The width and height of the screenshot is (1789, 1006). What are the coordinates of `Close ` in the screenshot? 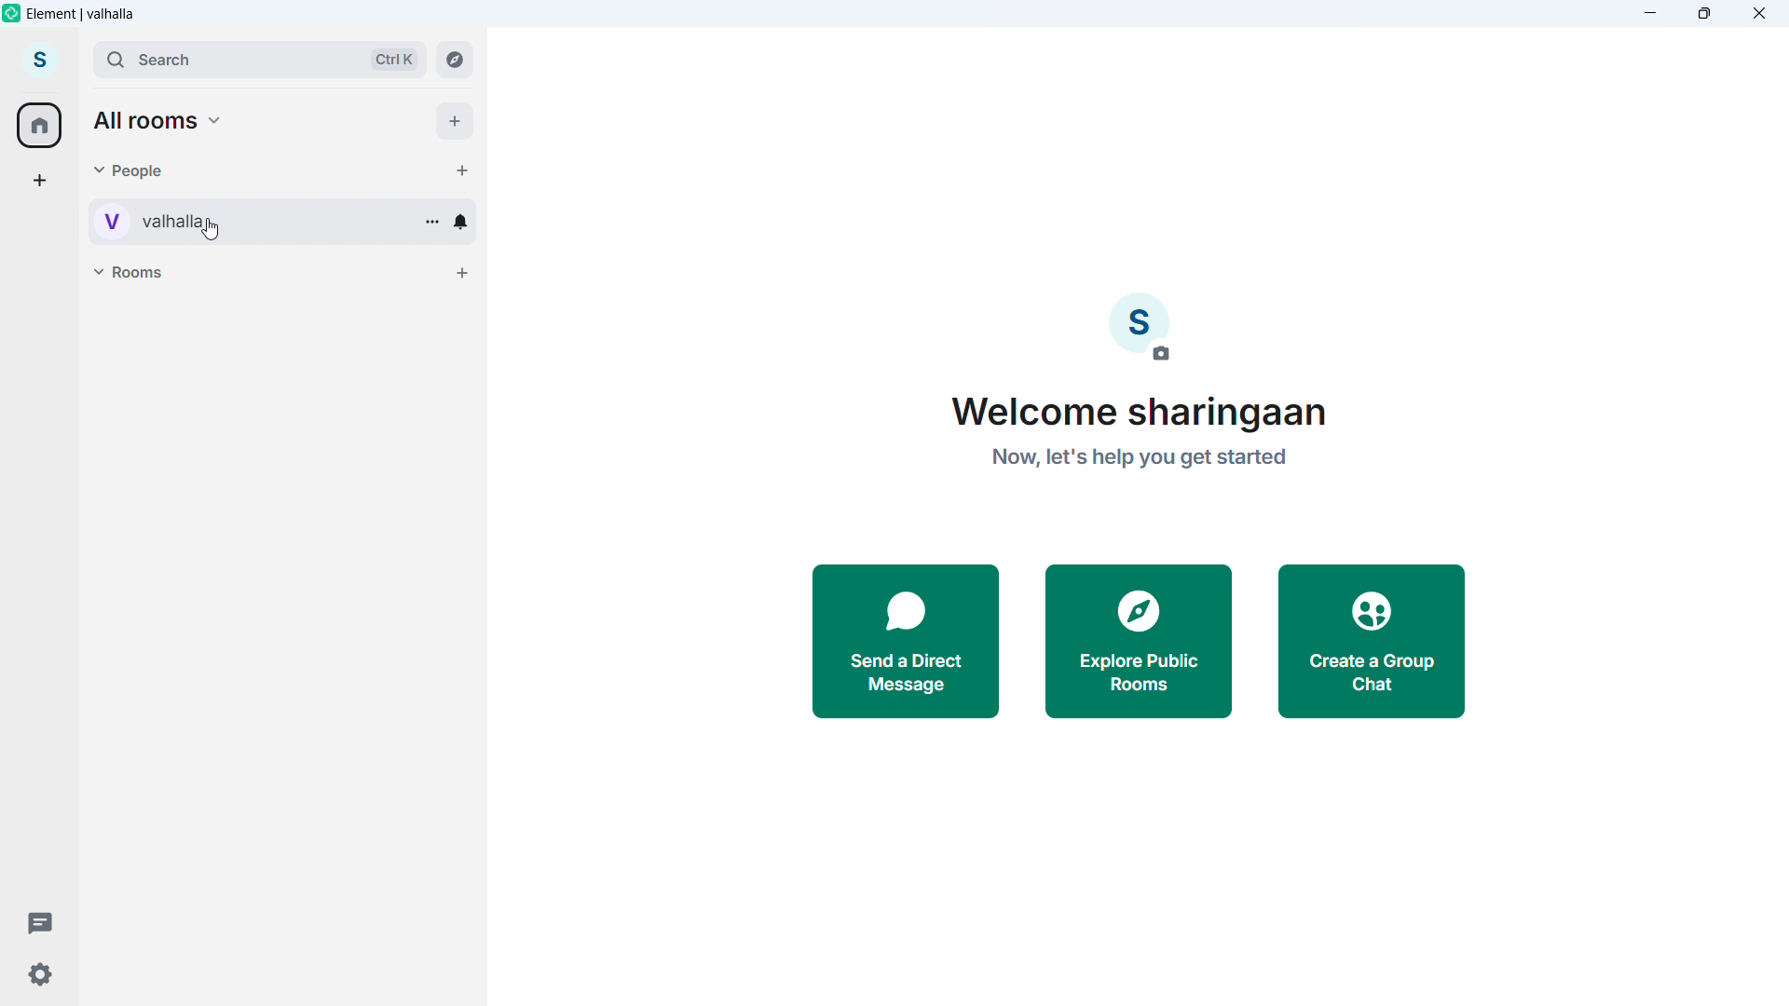 It's located at (1759, 14).